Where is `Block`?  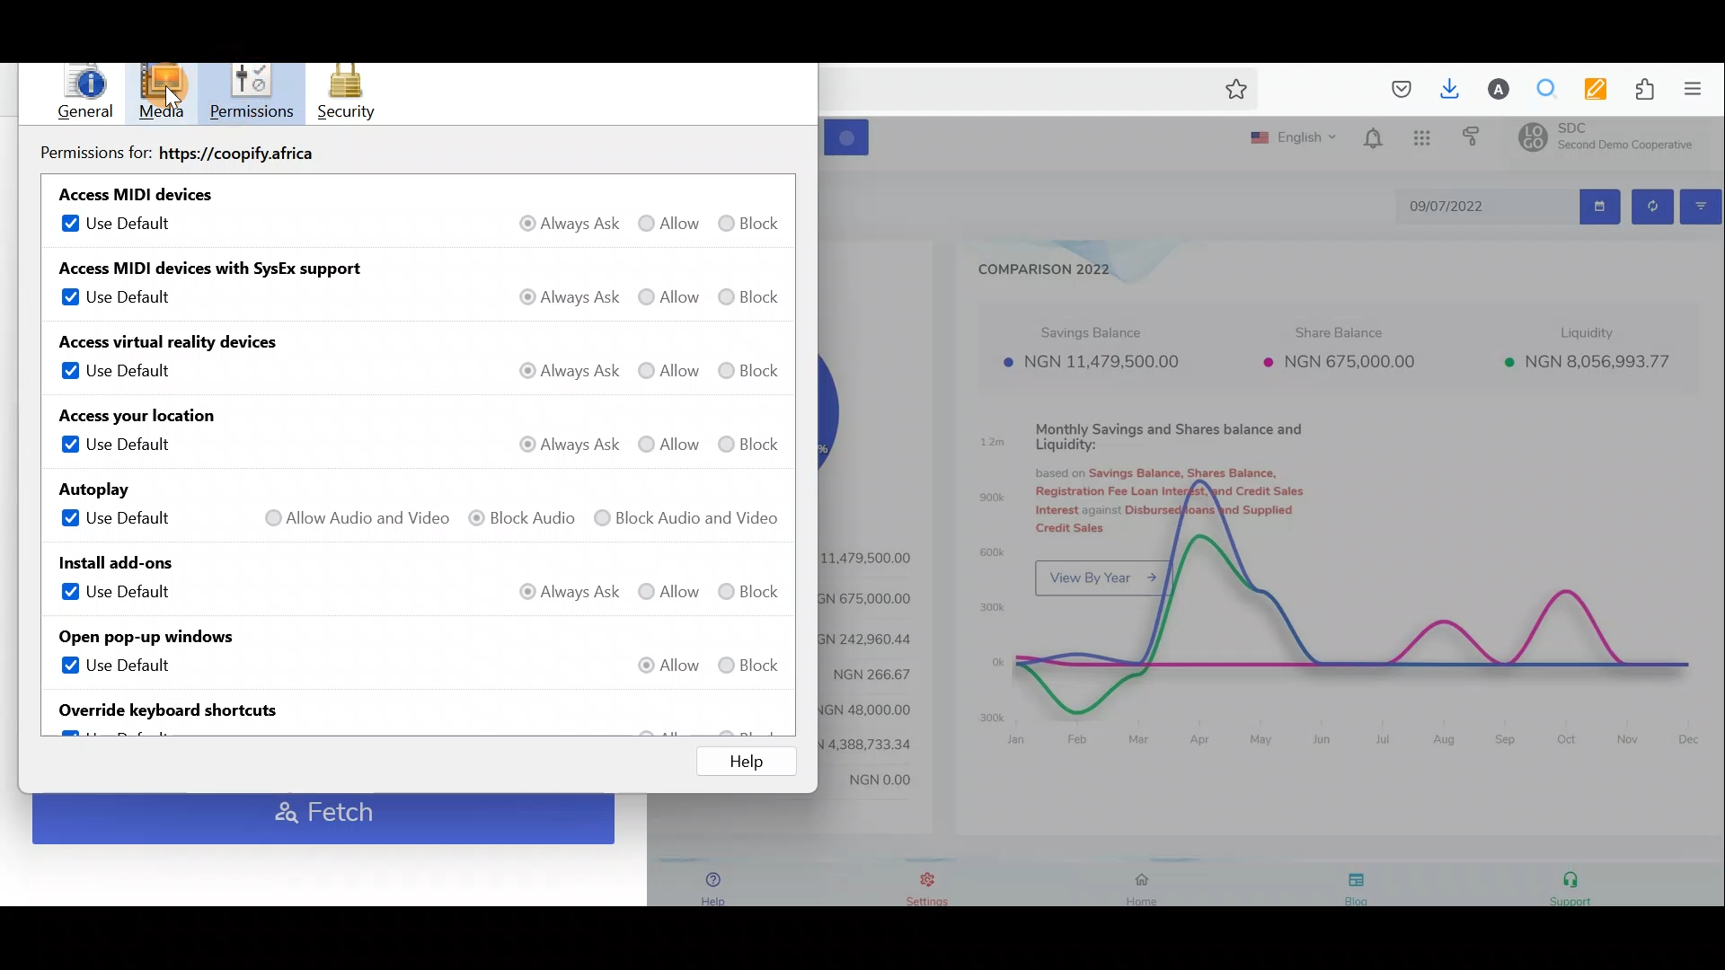
Block is located at coordinates (753, 369).